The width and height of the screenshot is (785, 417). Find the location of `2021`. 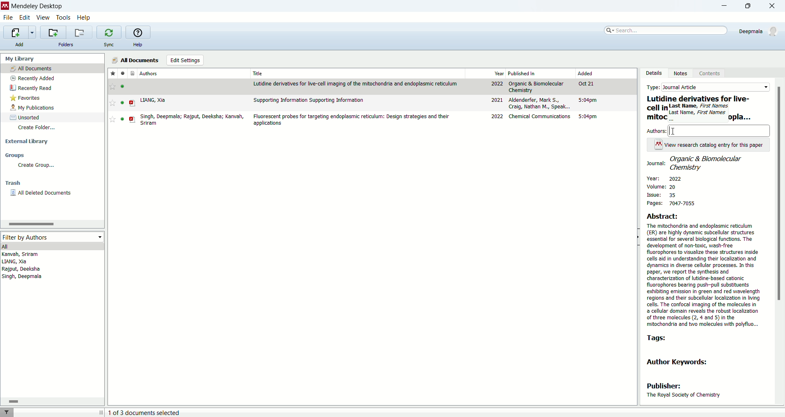

2021 is located at coordinates (496, 100).